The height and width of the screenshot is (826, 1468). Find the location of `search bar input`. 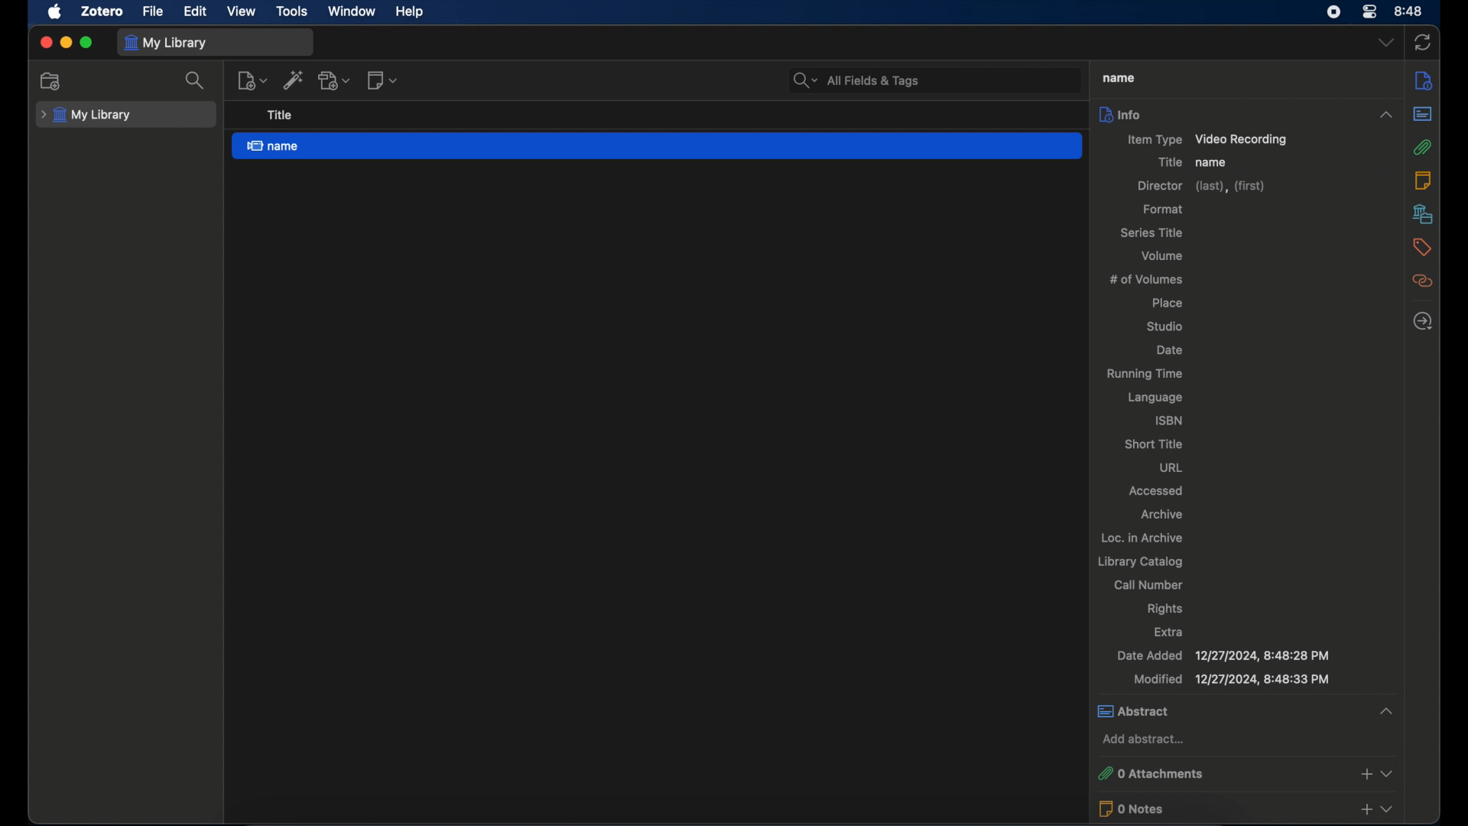

search bar input is located at coordinates (951, 77).